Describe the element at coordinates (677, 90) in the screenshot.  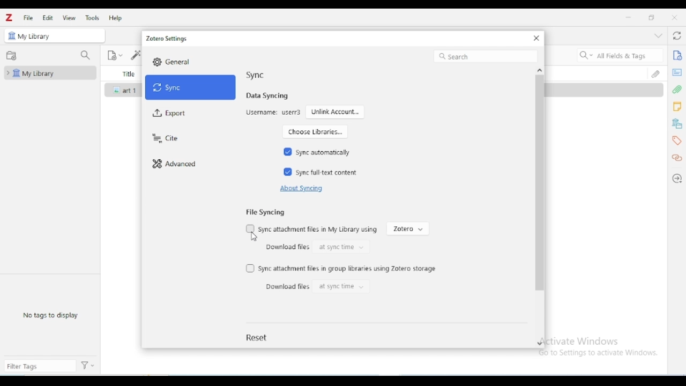
I see `attachments` at that location.